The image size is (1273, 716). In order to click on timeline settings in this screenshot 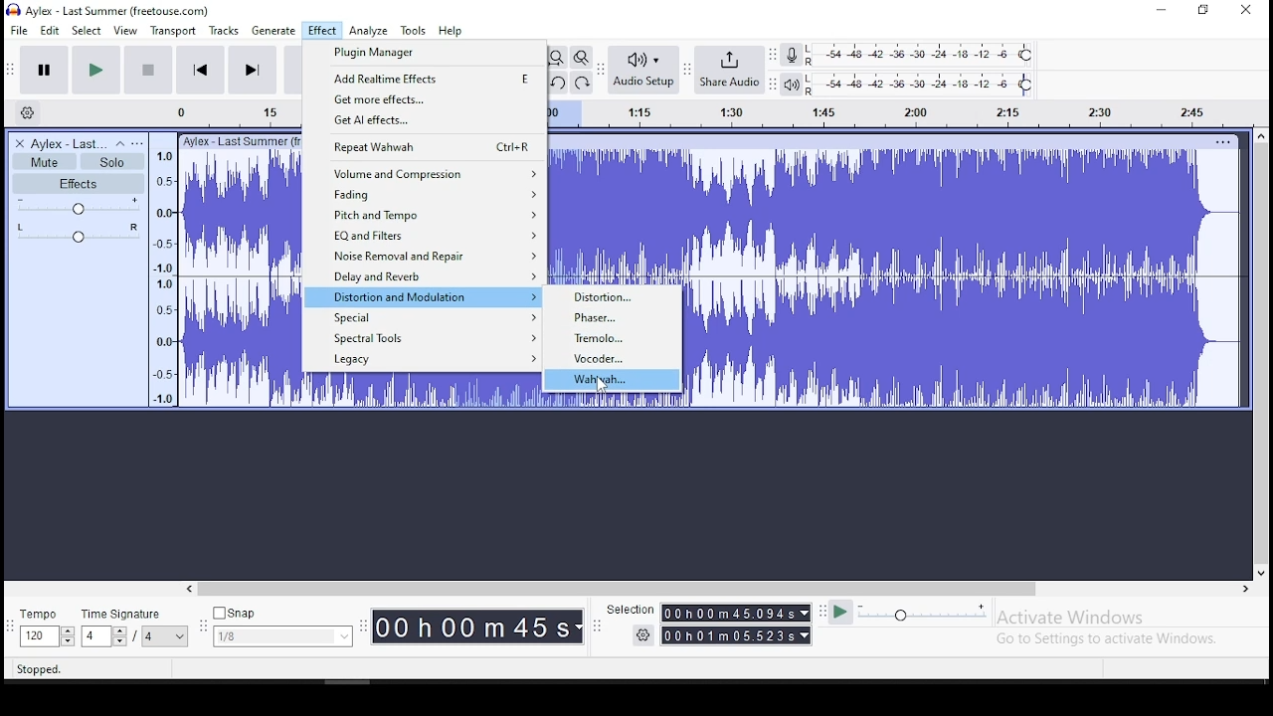, I will do `click(28, 111)`.